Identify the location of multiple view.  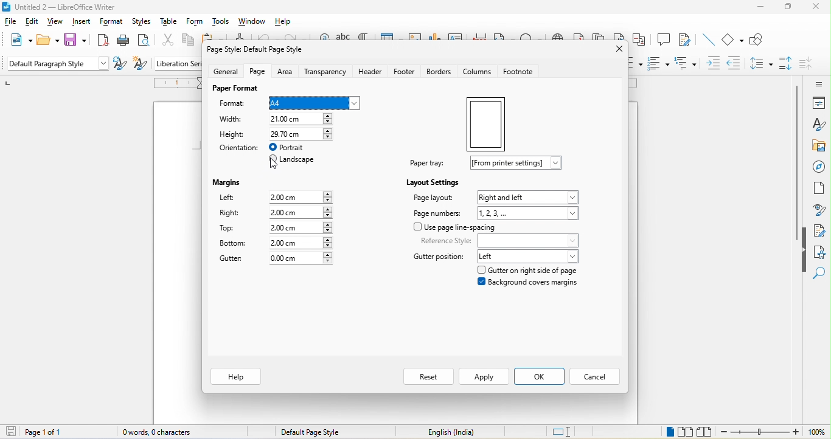
(688, 432).